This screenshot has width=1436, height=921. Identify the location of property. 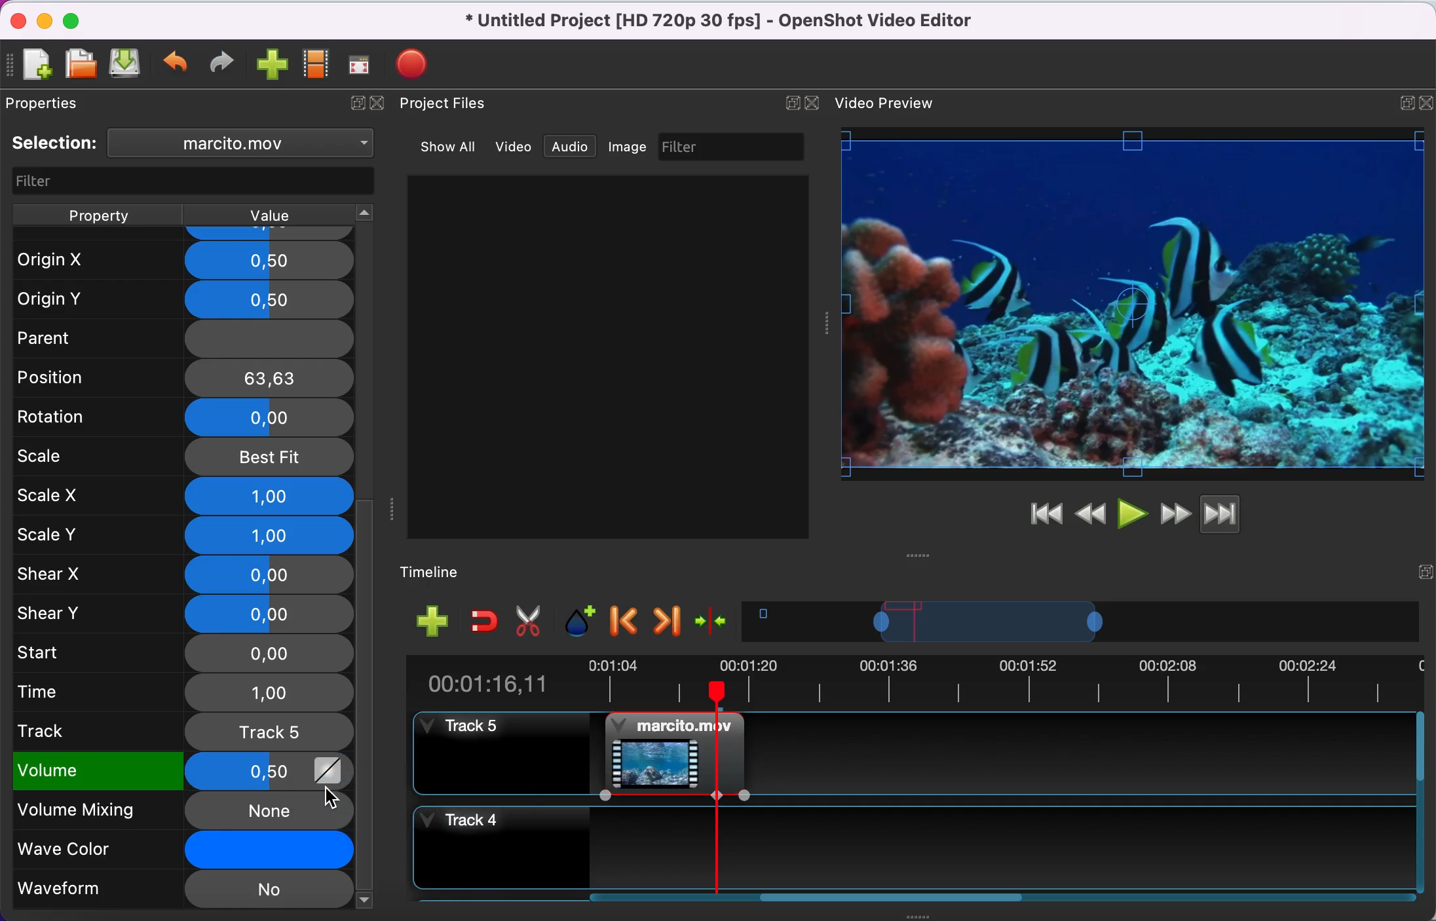
(99, 214).